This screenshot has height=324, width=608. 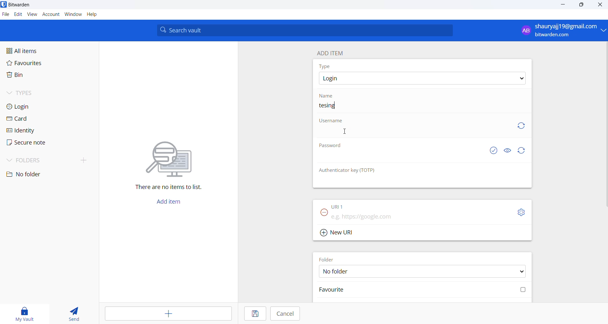 What do you see at coordinates (22, 5) in the screenshot?
I see `application name` at bounding box center [22, 5].